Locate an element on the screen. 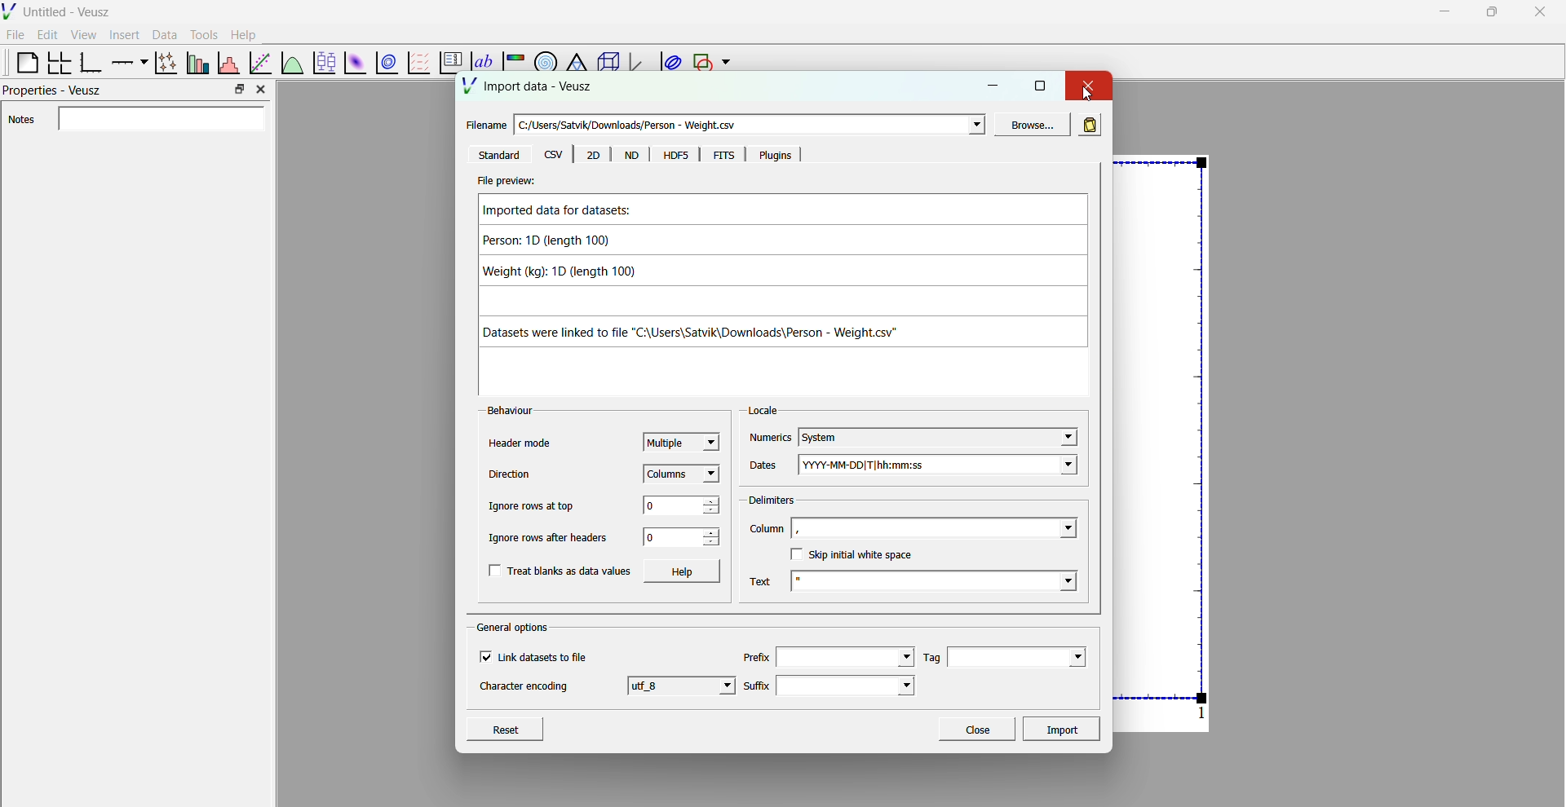 This screenshot has height=807, width=1566. 3d graph is located at coordinates (637, 64).